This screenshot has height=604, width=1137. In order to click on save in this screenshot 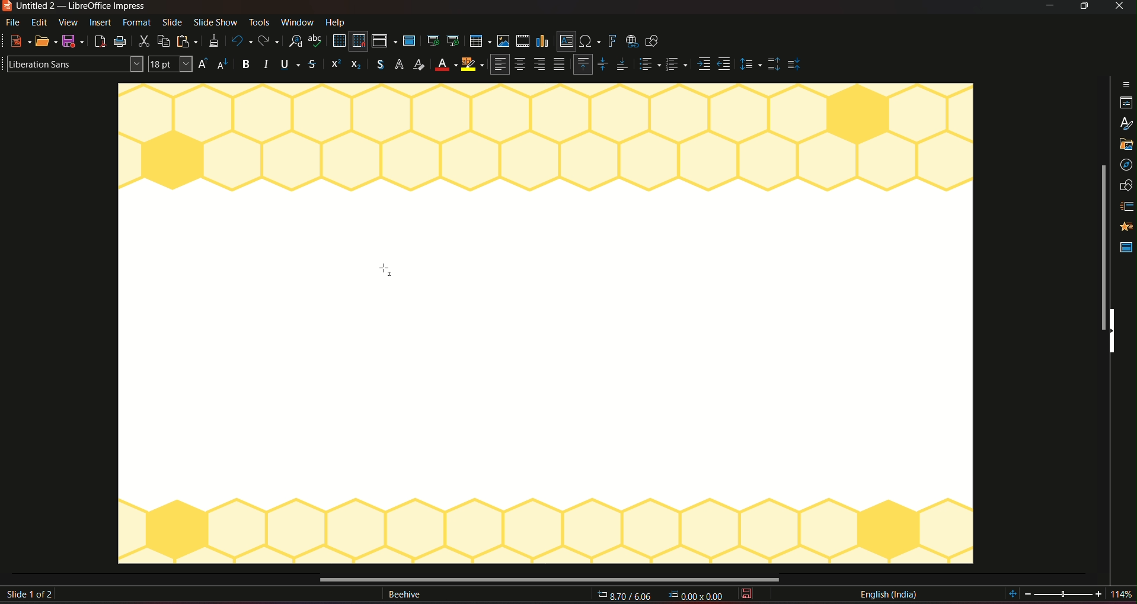, I will do `click(73, 41)`.